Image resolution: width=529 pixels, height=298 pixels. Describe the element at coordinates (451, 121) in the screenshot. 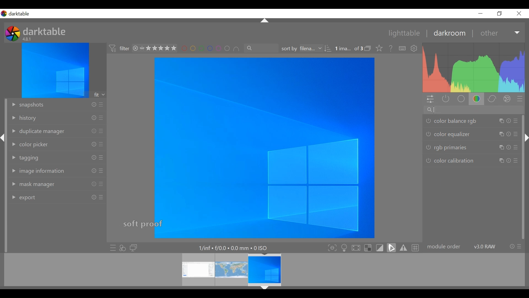

I see `color balance rgb` at that location.